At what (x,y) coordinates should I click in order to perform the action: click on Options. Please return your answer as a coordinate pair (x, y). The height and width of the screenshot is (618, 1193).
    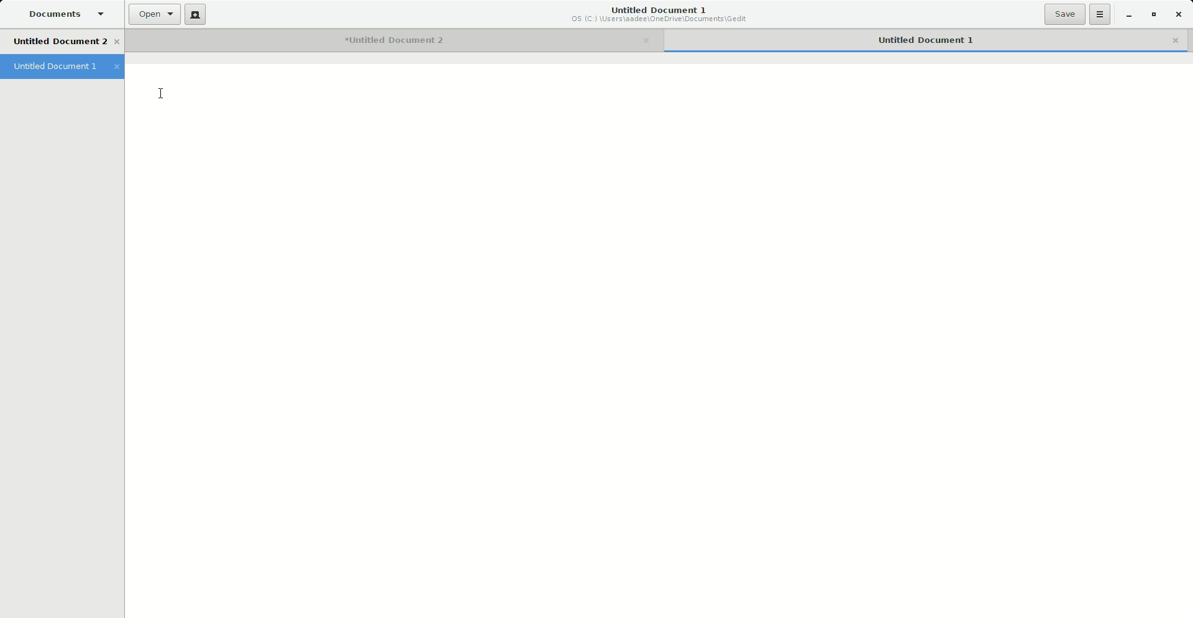
    Looking at the image, I should click on (1100, 14).